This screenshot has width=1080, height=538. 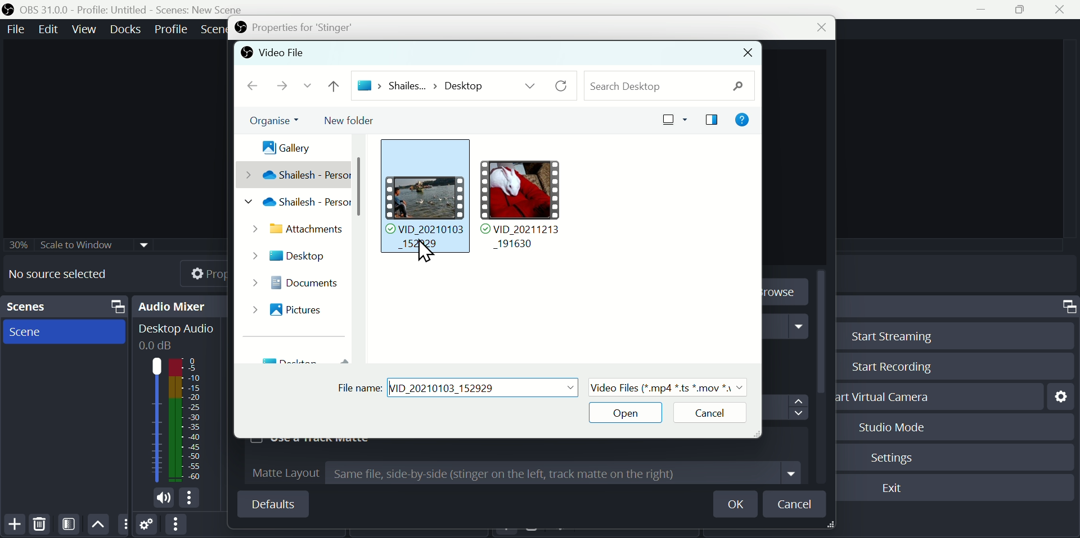 What do you see at coordinates (13, 29) in the screenshot?
I see `` at bounding box center [13, 29].